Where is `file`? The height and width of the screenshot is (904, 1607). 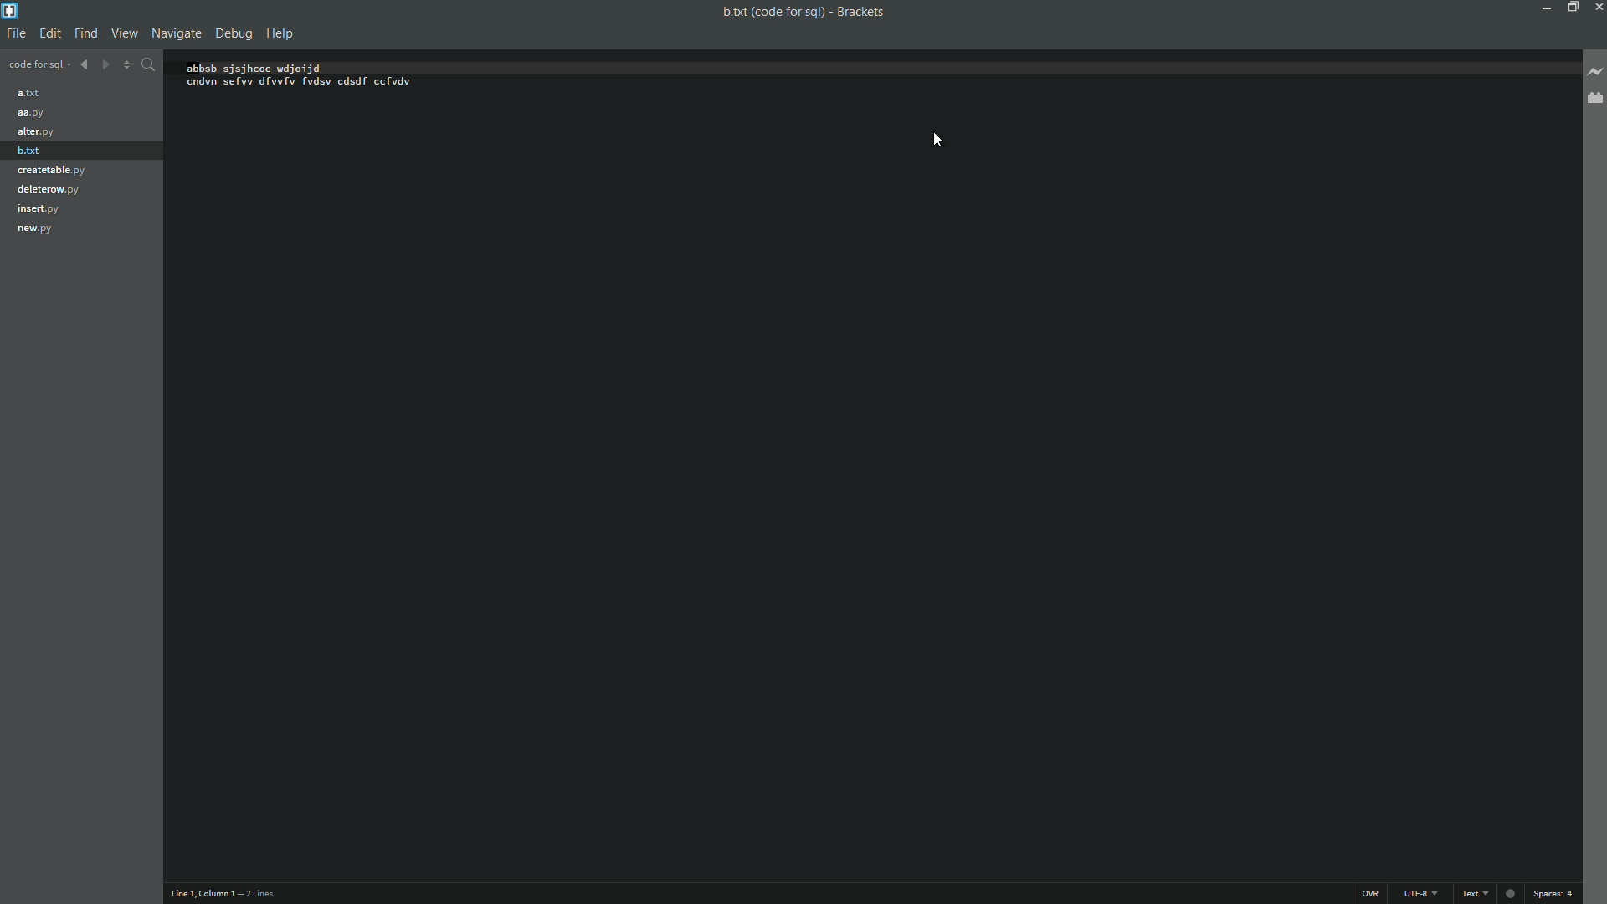
file is located at coordinates (16, 34).